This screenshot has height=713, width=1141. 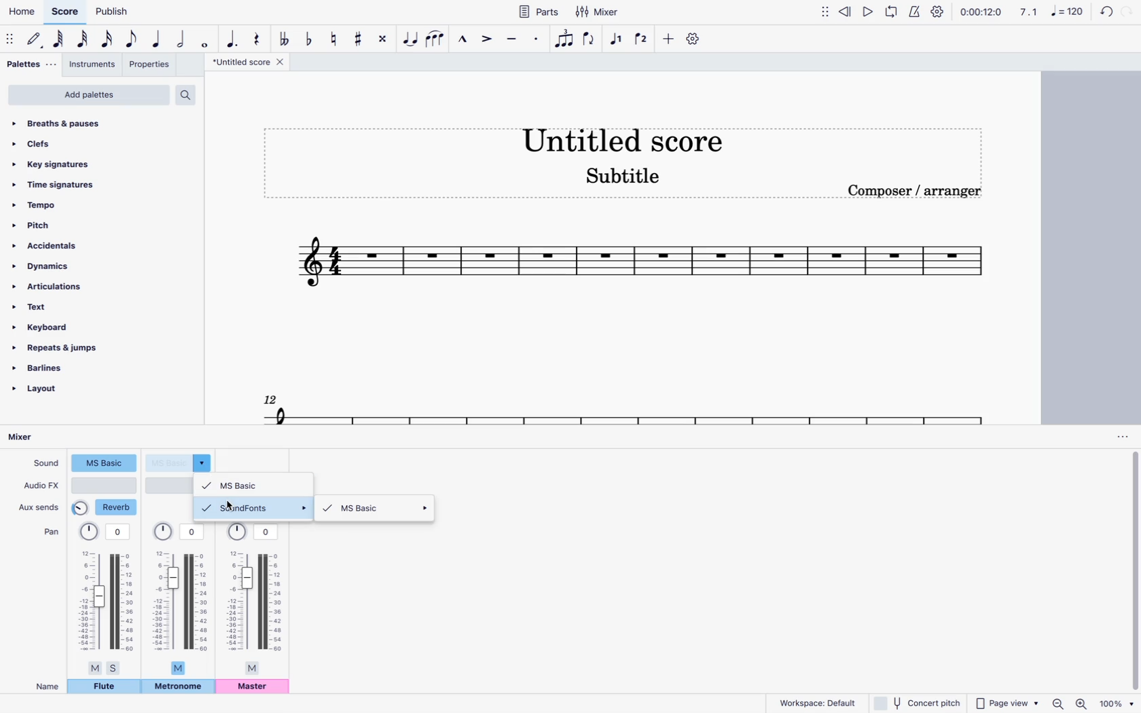 What do you see at coordinates (617, 39) in the screenshot?
I see `voice 1` at bounding box center [617, 39].